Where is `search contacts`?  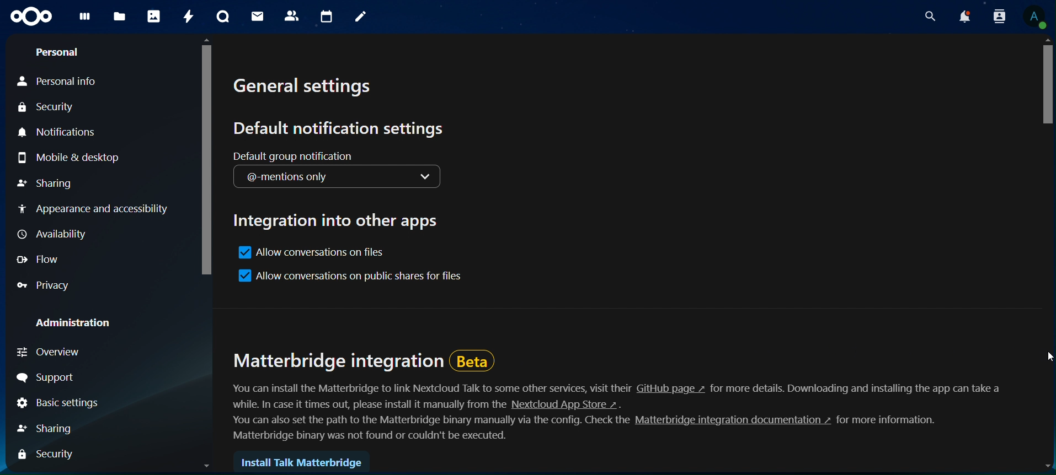 search contacts is located at coordinates (996, 17).